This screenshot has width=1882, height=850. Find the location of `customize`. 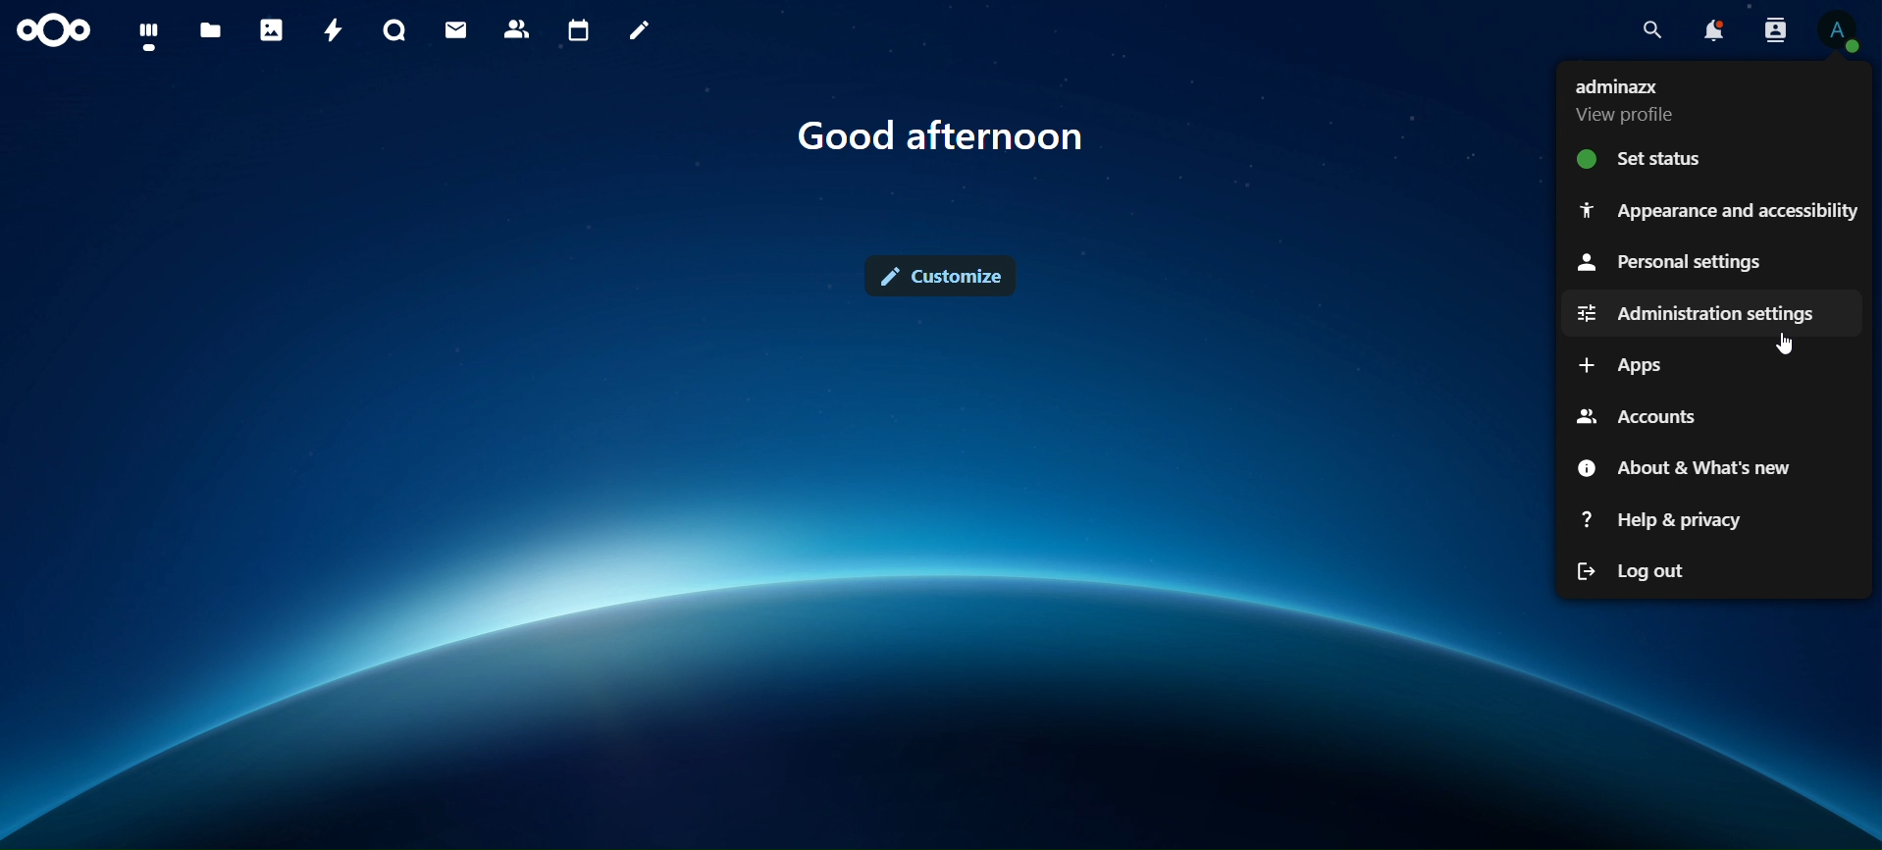

customize is located at coordinates (946, 276).